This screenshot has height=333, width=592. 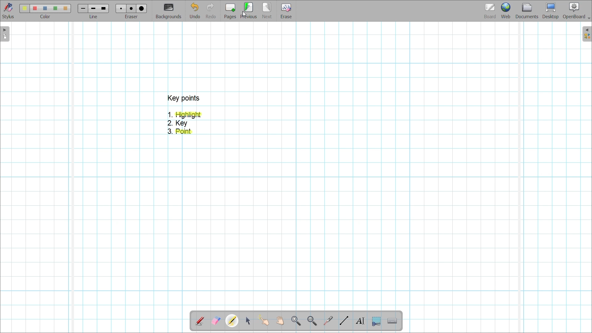 I want to click on Go to next page, so click(x=267, y=10).